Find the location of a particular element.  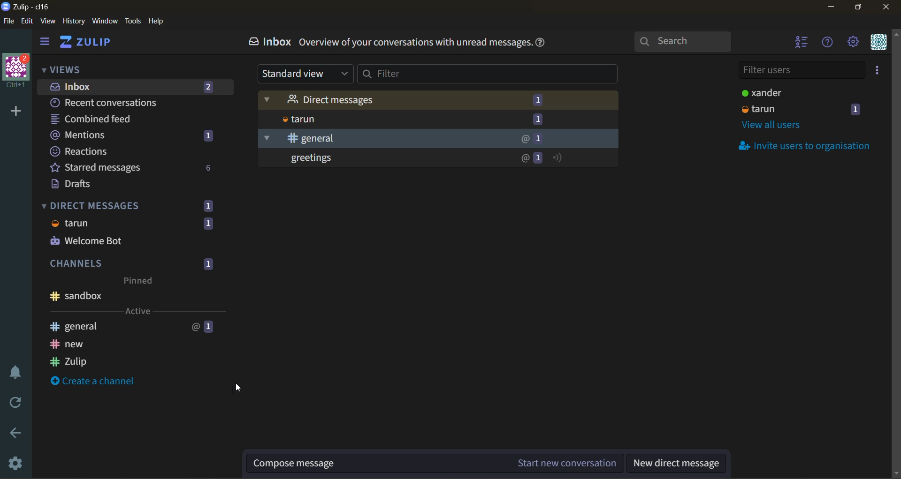

go back is located at coordinates (15, 433).